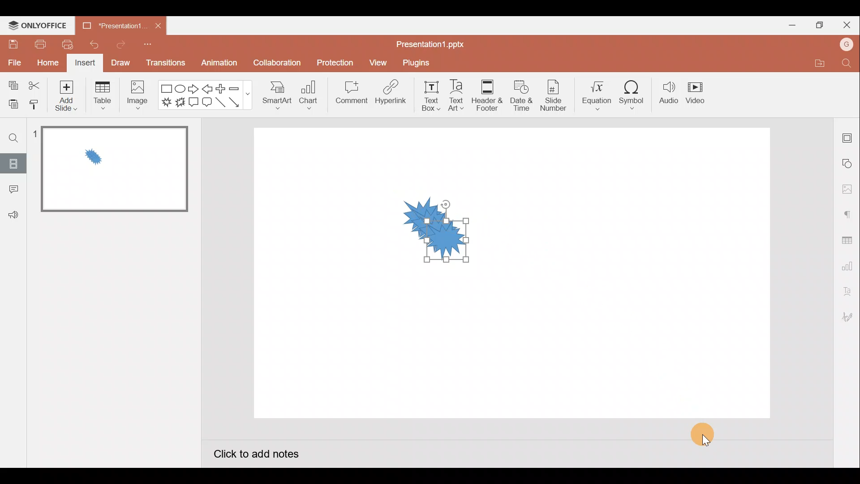 This screenshot has width=860, height=484. Describe the element at coordinates (848, 264) in the screenshot. I see `Chart settings` at that location.